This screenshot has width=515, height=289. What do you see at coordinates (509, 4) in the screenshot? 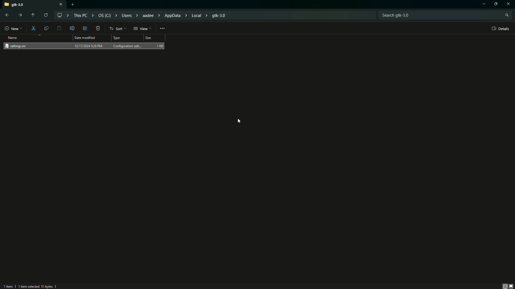
I see `Close` at bounding box center [509, 4].